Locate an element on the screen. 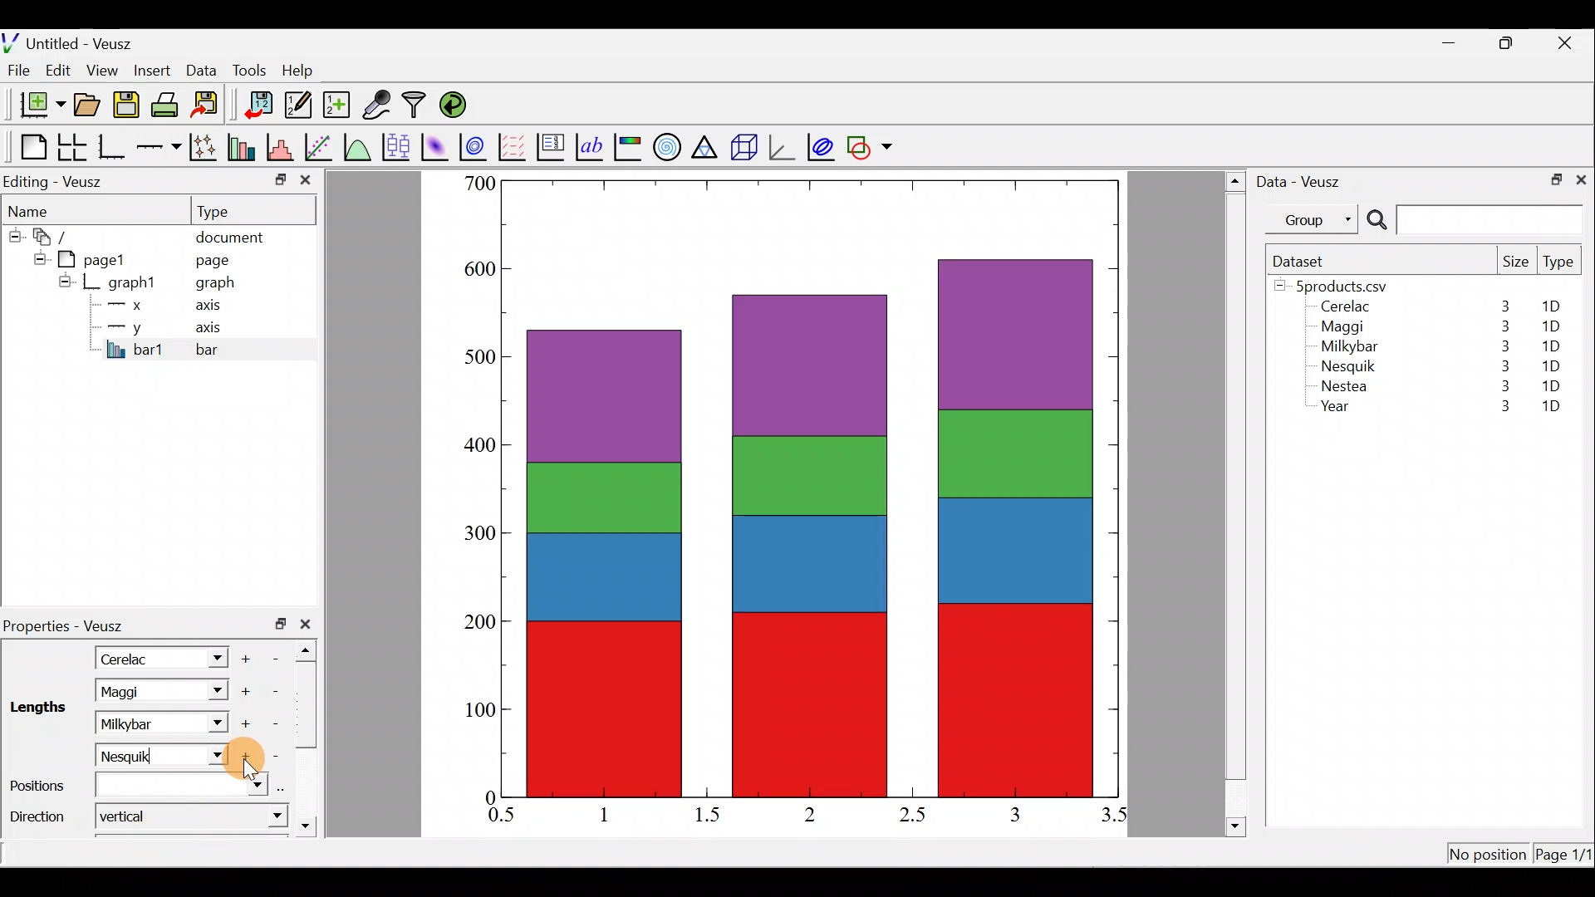  Cerelac is located at coordinates (1342, 307).